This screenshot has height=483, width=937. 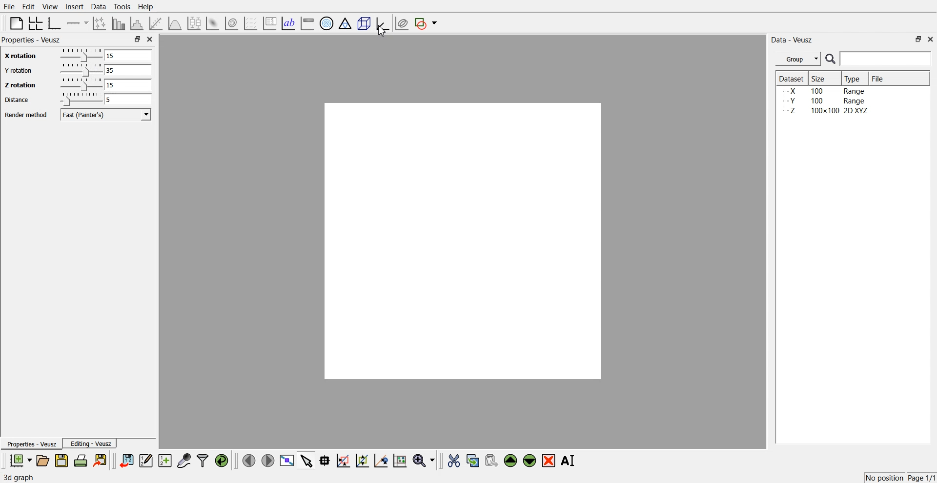 What do you see at coordinates (50, 7) in the screenshot?
I see `View` at bounding box center [50, 7].